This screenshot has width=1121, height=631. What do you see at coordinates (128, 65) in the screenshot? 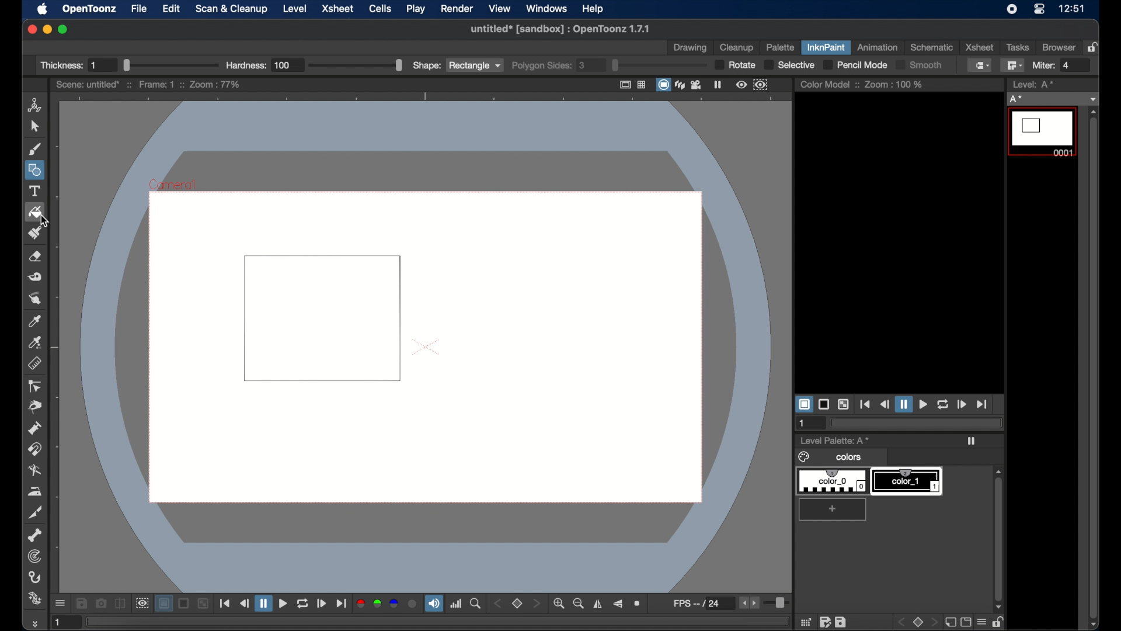
I see `Thickness` at bounding box center [128, 65].